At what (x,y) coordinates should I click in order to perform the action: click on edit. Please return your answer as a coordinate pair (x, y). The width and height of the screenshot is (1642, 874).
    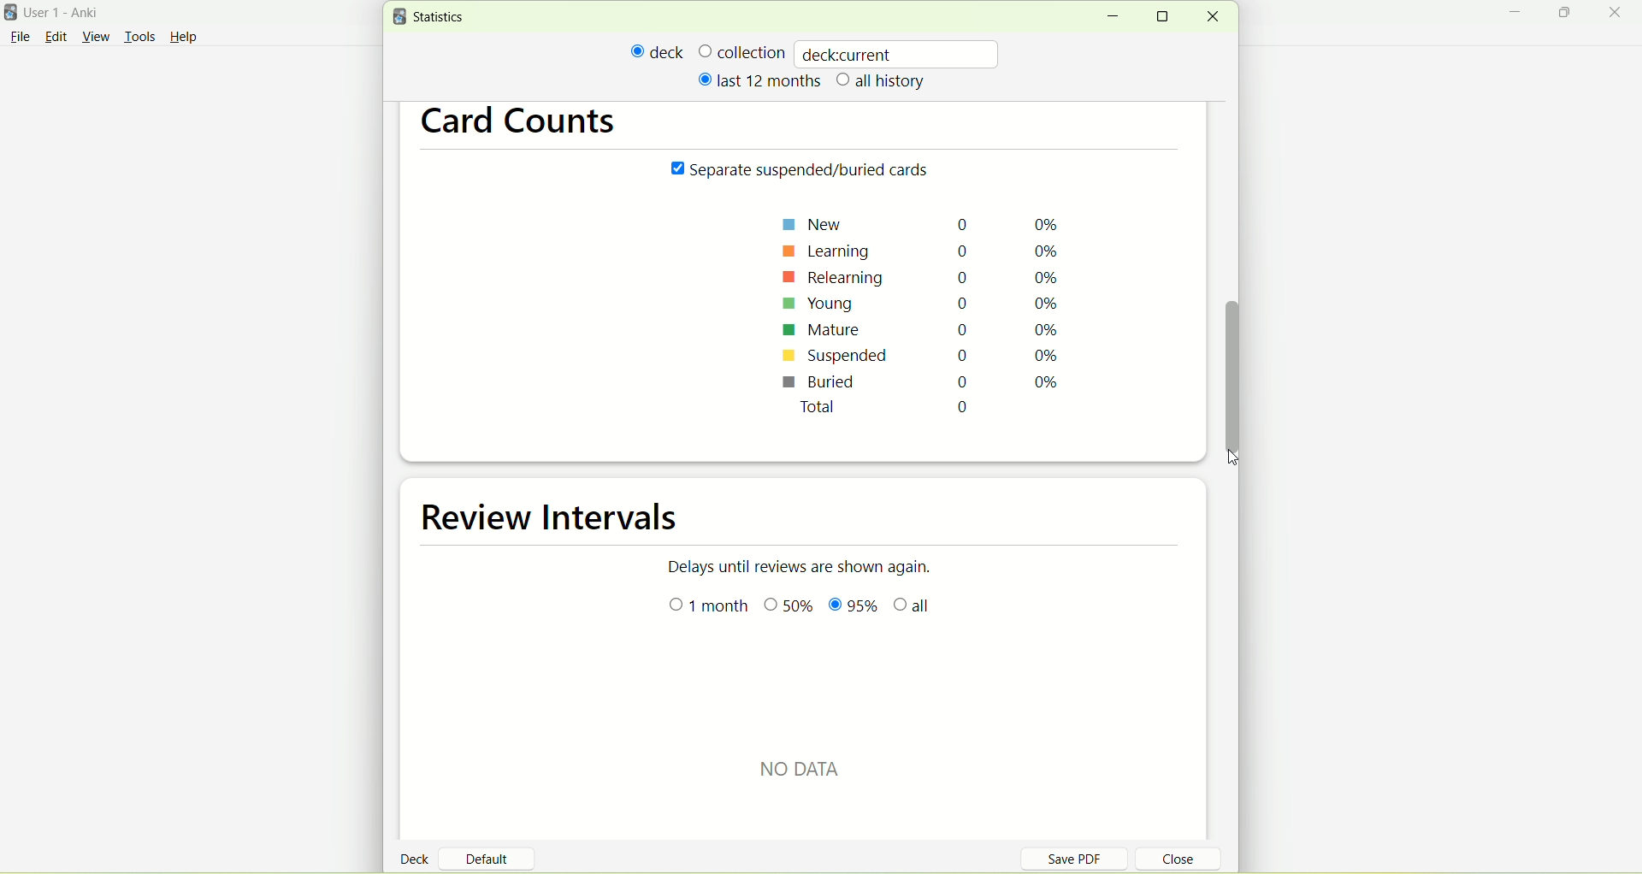
    Looking at the image, I should click on (56, 36).